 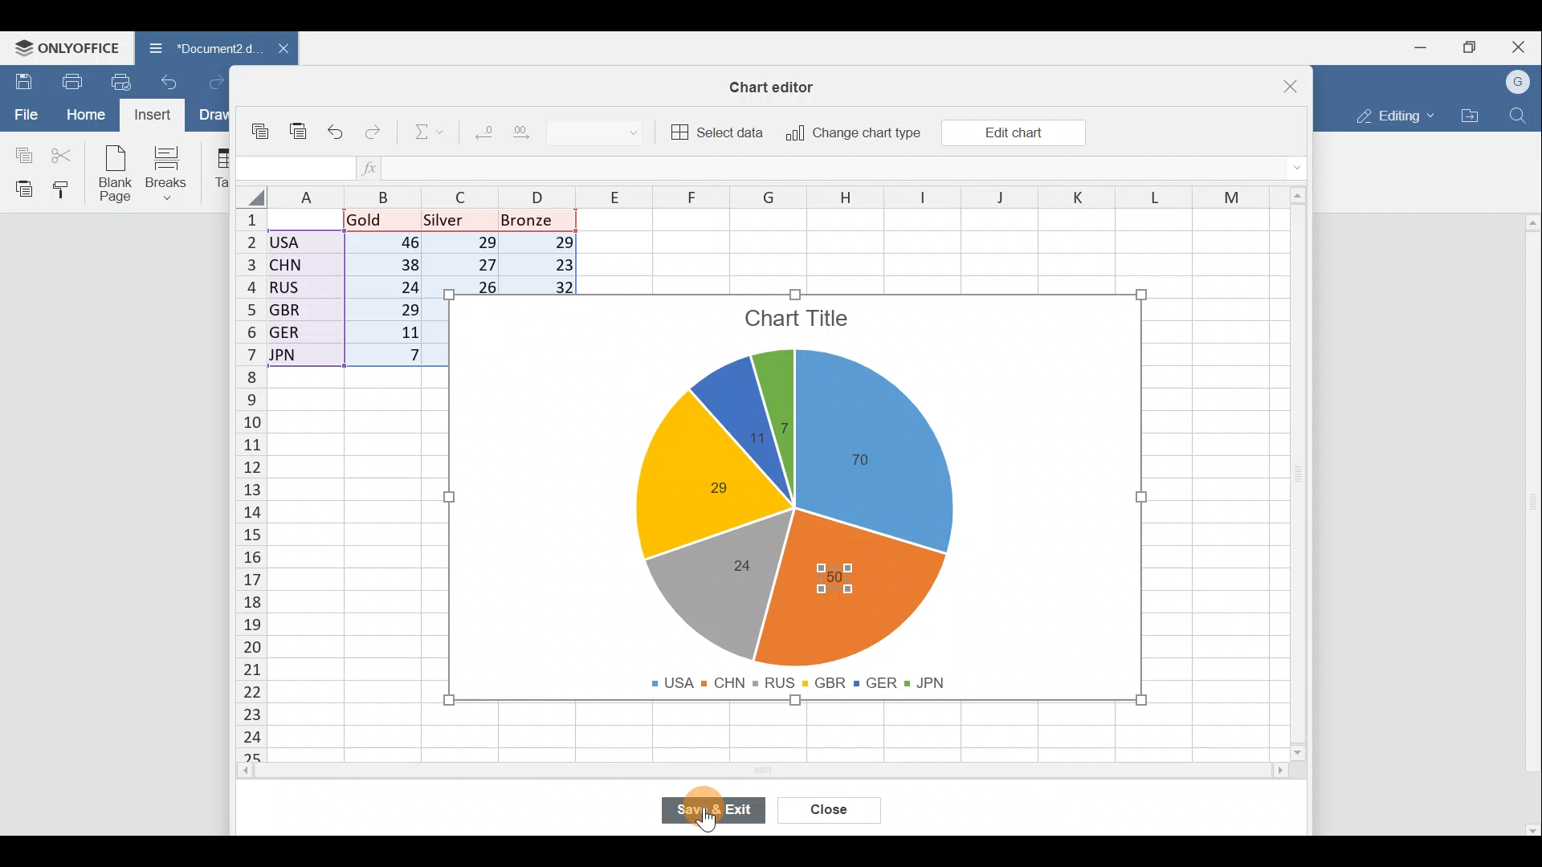 What do you see at coordinates (1528, 519) in the screenshot?
I see `Scroll bar` at bounding box center [1528, 519].